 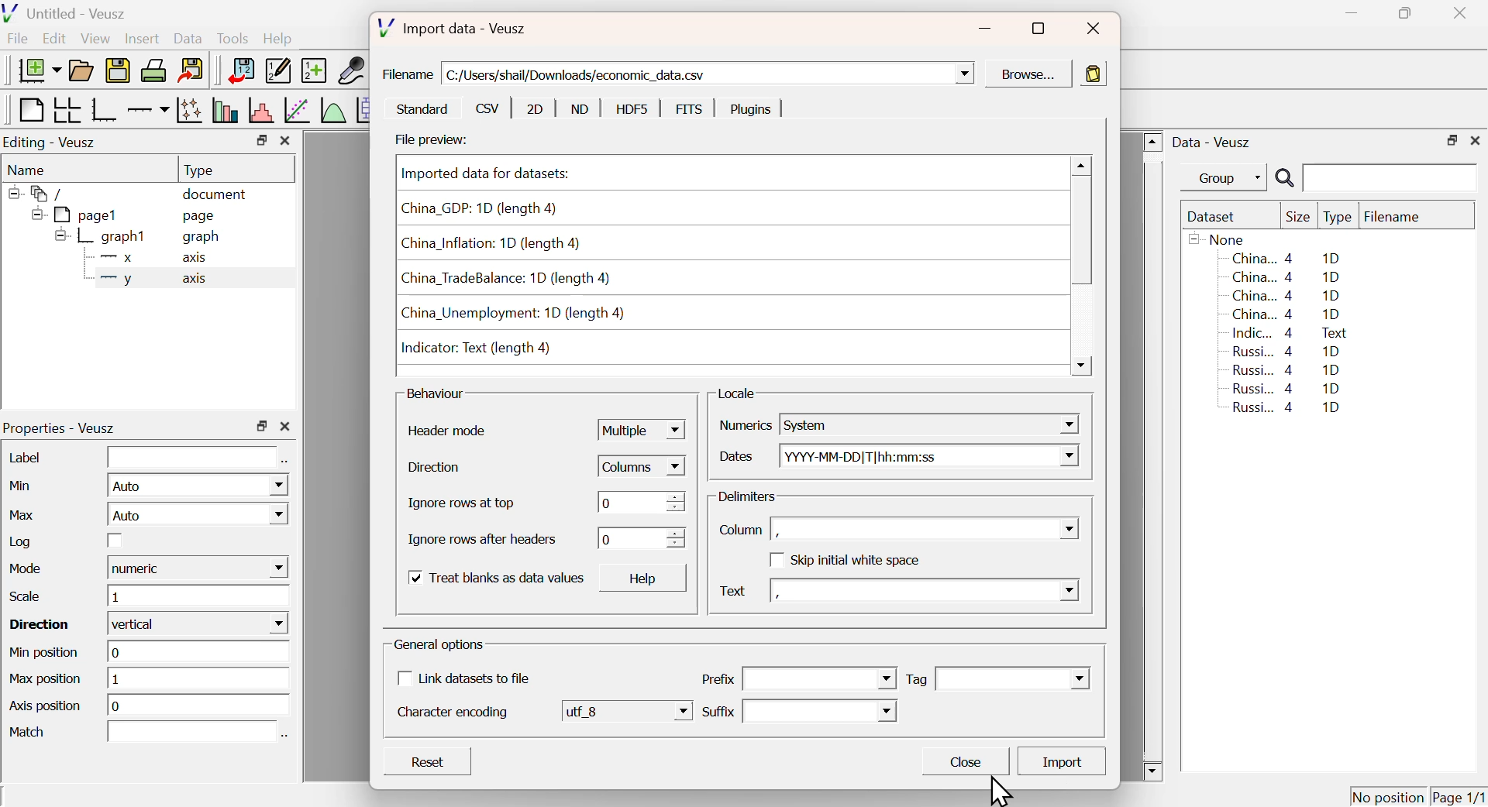 What do you see at coordinates (39, 194) in the screenshot?
I see `/` at bounding box center [39, 194].